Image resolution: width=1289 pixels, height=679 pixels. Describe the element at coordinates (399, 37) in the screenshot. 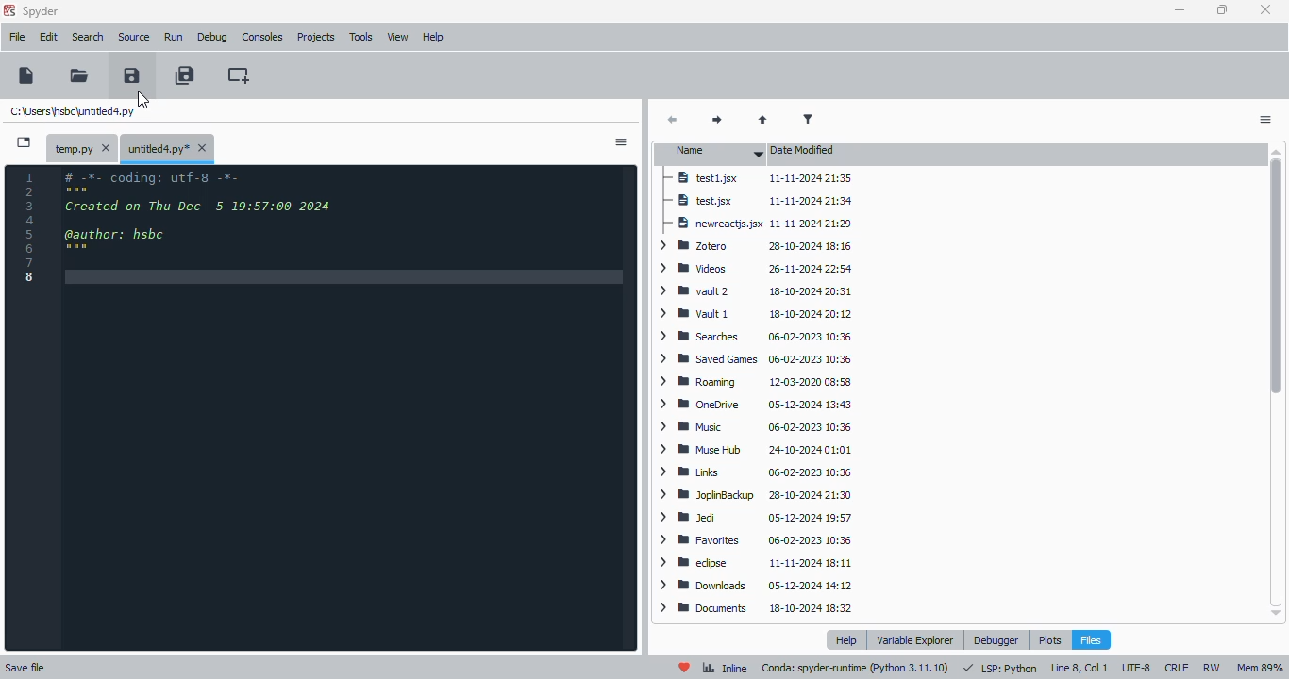

I see `view` at that location.